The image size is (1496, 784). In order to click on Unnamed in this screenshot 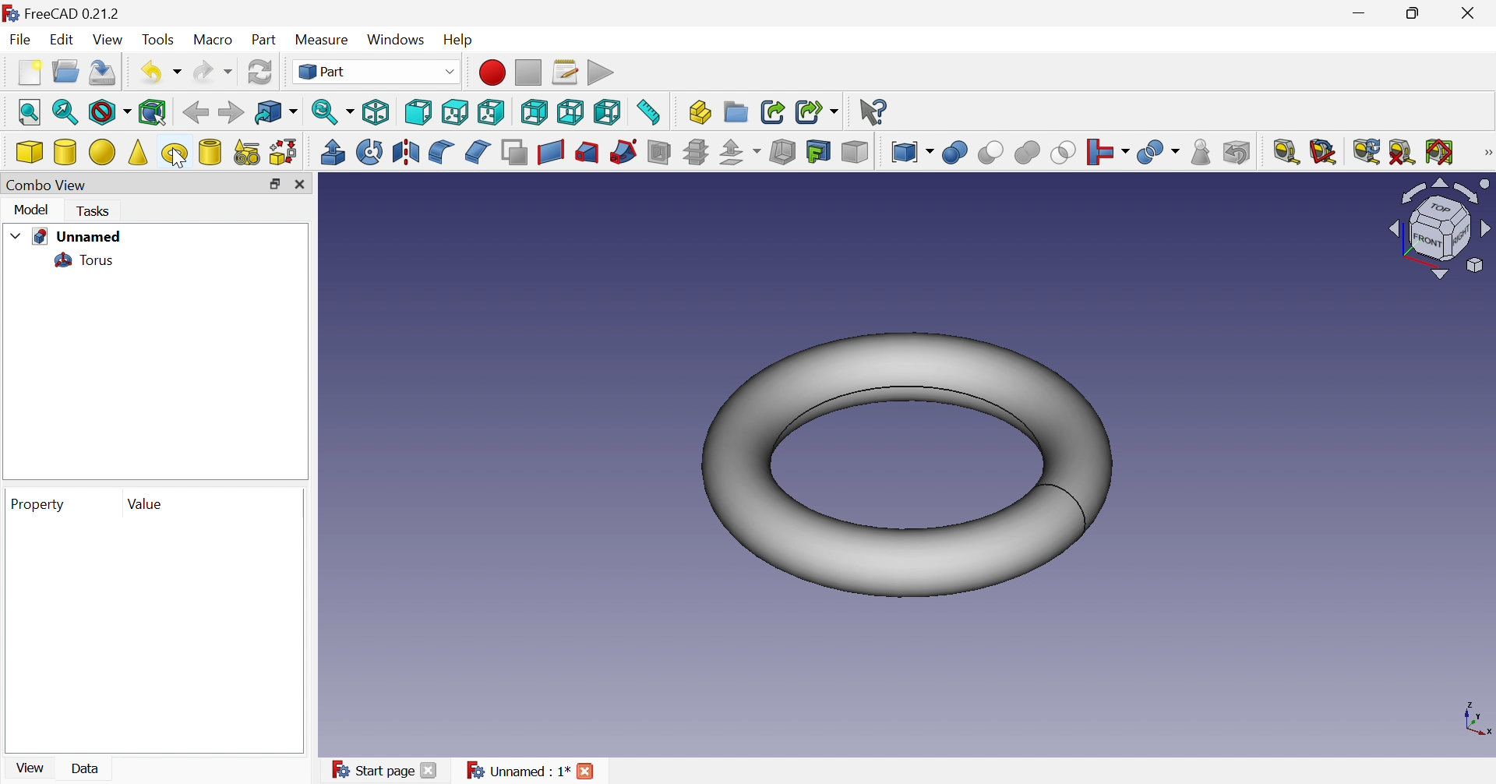, I will do `click(76, 237)`.